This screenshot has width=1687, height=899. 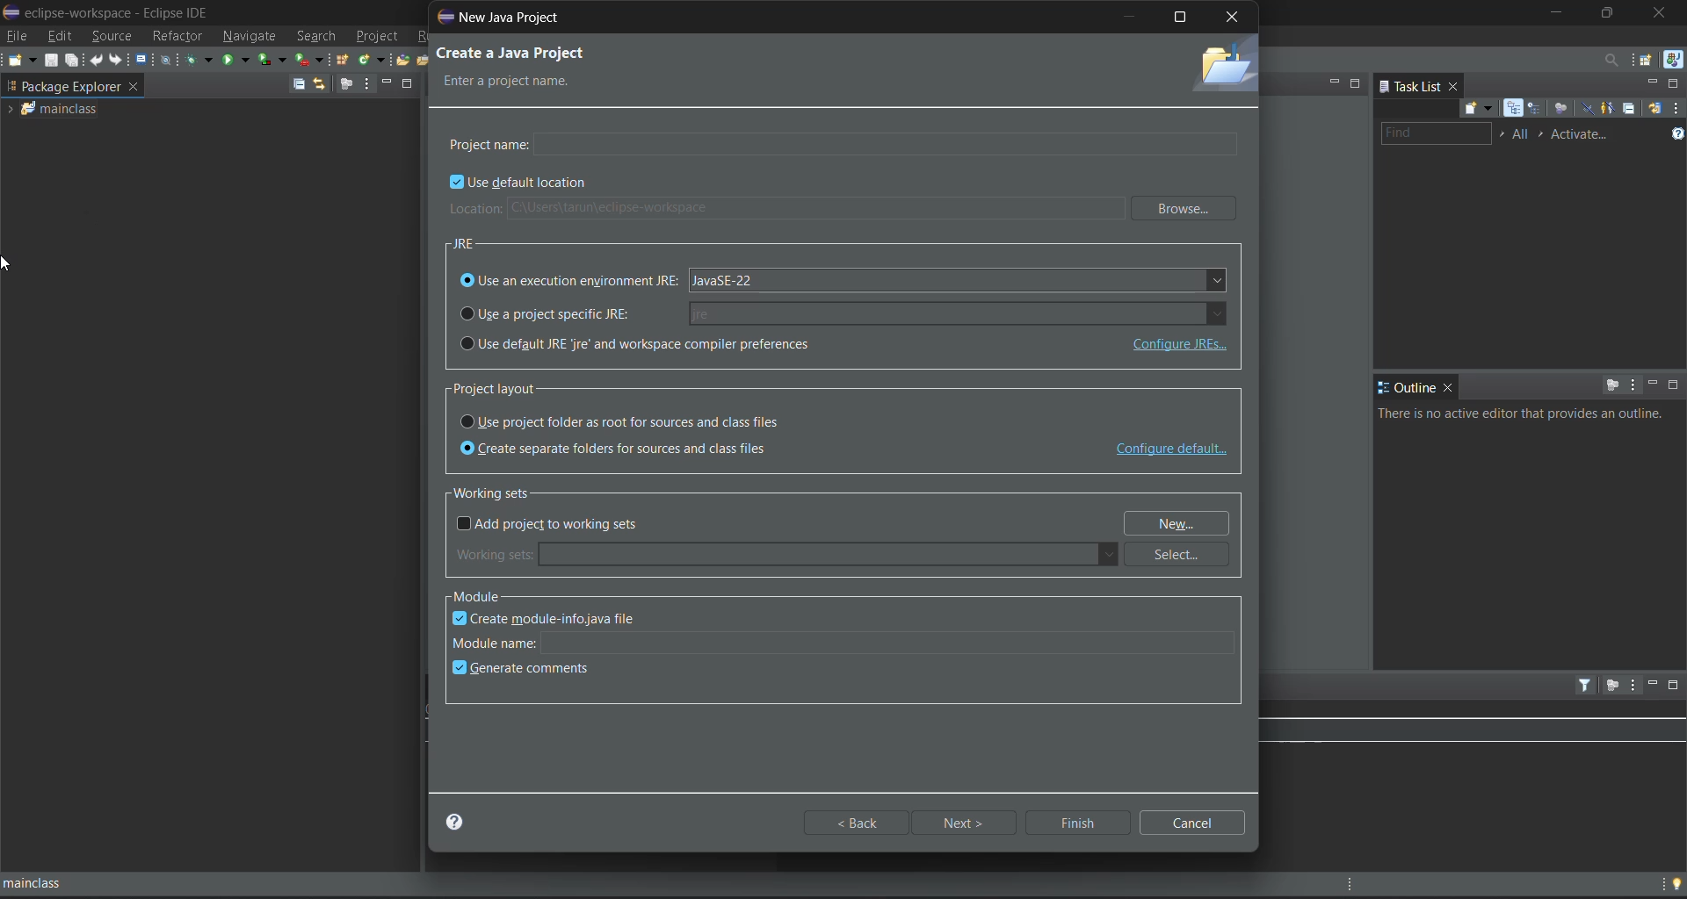 I want to click on maximize, so click(x=1675, y=385).